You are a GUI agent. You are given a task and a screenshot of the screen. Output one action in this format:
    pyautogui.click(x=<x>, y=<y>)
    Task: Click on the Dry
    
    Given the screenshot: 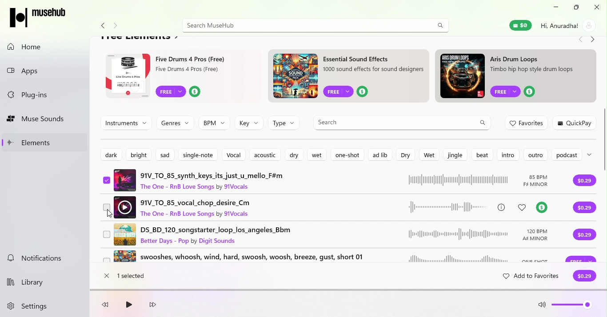 What is the action you would take?
    pyautogui.click(x=404, y=155)
    